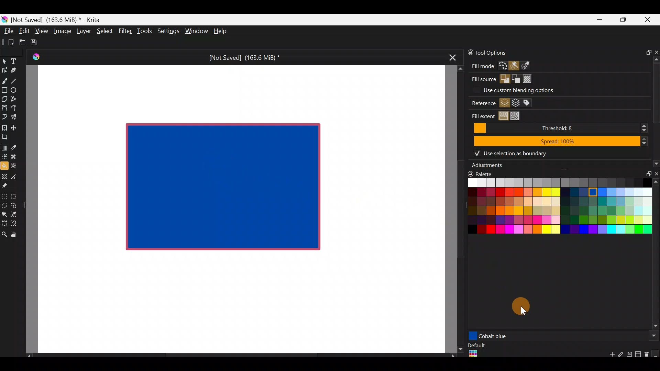  Describe the element at coordinates (481, 103) in the screenshot. I see `Reference` at that location.